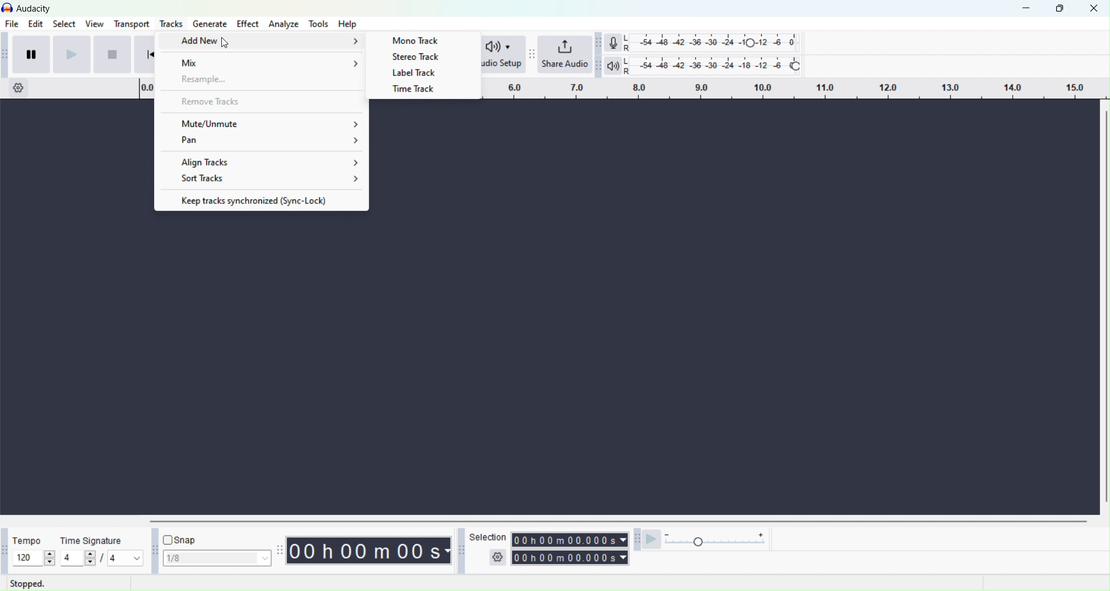 The width and height of the screenshot is (1110, 591). What do you see at coordinates (262, 122) in the screenshot?
I see `Mute/unmute` at bounding box center [262, 122].